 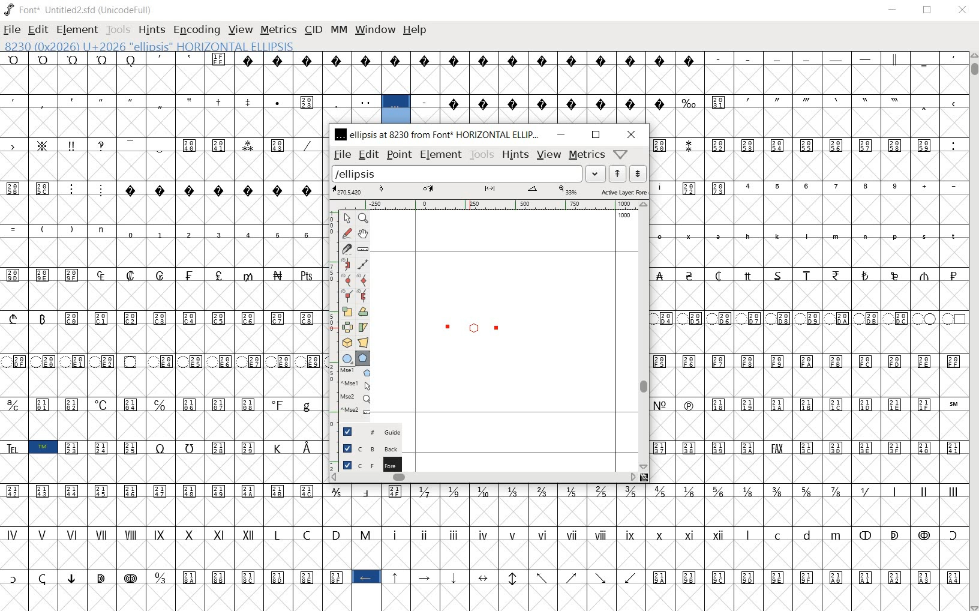 What do you see at coordinates (196, 30) in the screenshot?
I see `ENCODING` at bounding box center [196, 30].